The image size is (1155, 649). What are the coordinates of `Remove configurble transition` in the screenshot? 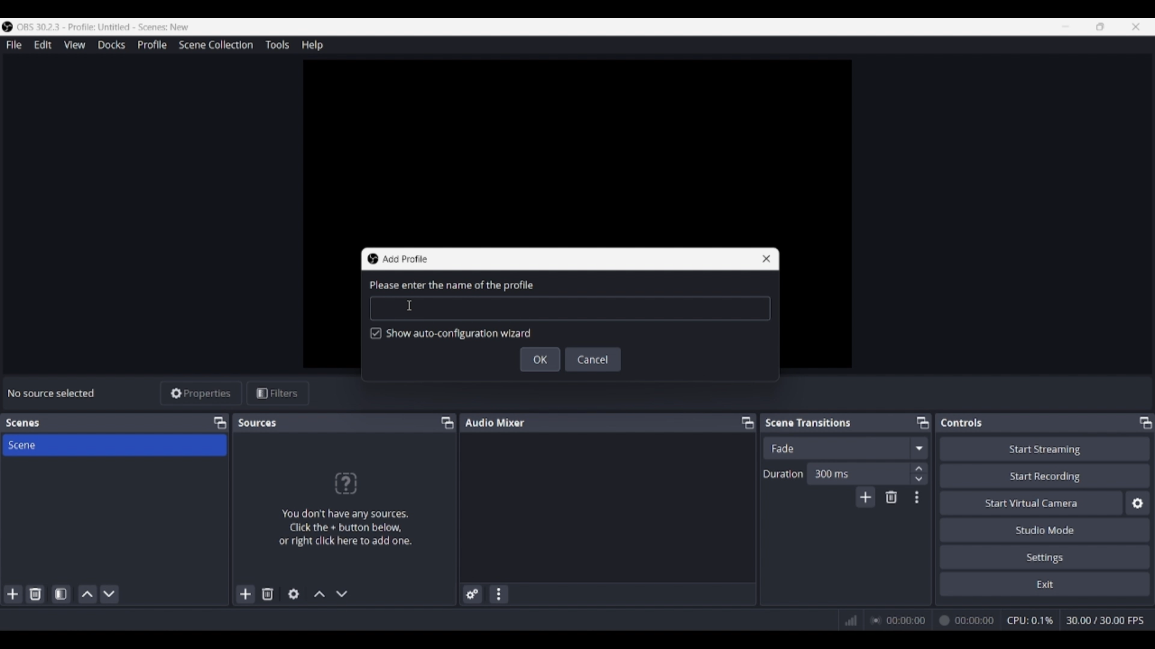 It's located at (892, 497).